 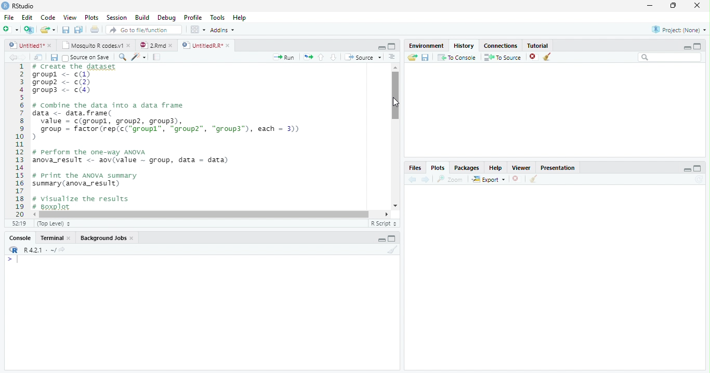 What do you see at coordinates (19, 139) in the screenshot?
I see `1` at bounding box center [19, 139].